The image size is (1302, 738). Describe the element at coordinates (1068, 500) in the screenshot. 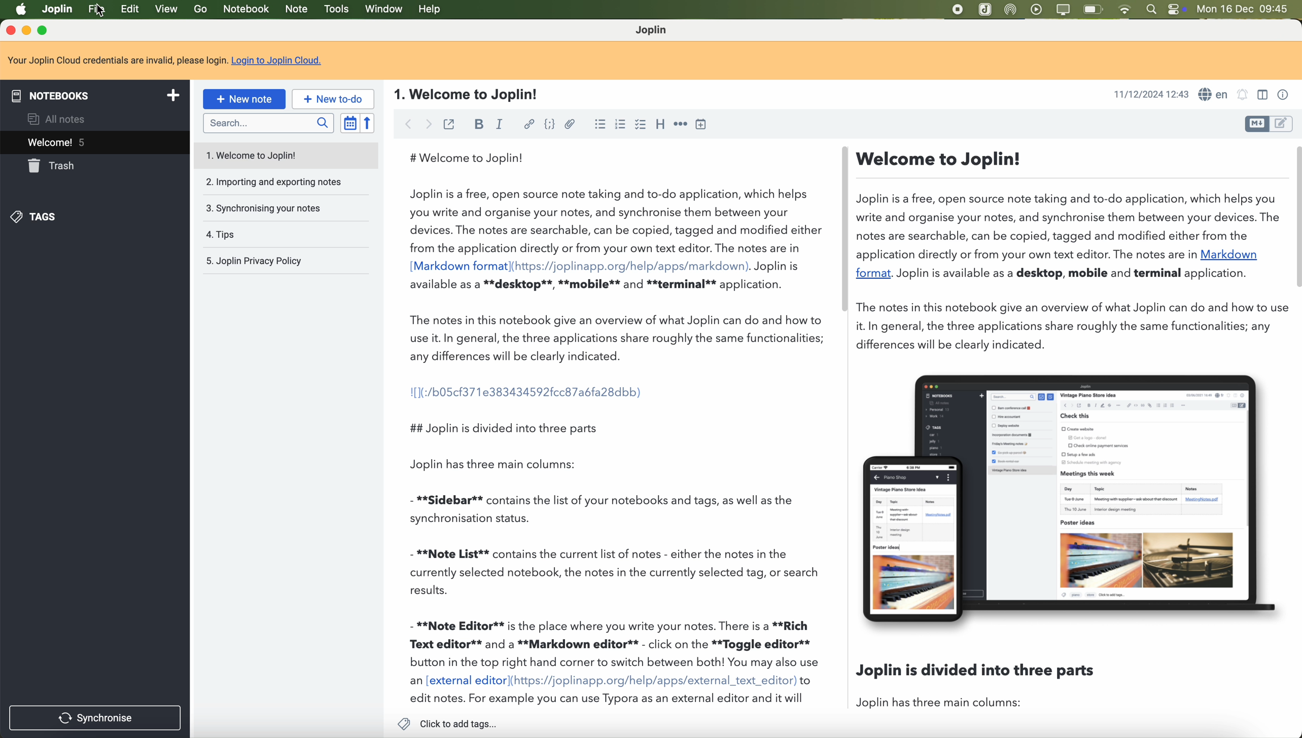

I see `image` at that location.